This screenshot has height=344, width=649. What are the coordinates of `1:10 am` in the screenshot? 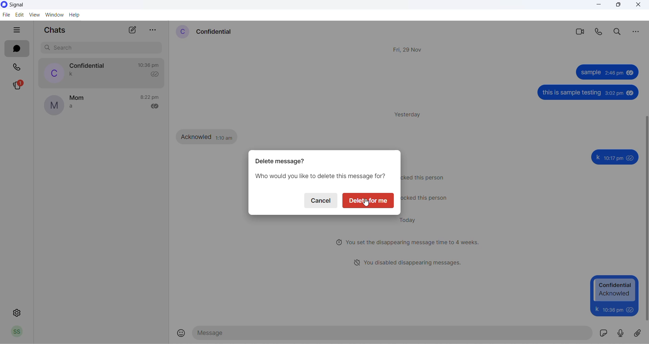 It's located at (225, 137).